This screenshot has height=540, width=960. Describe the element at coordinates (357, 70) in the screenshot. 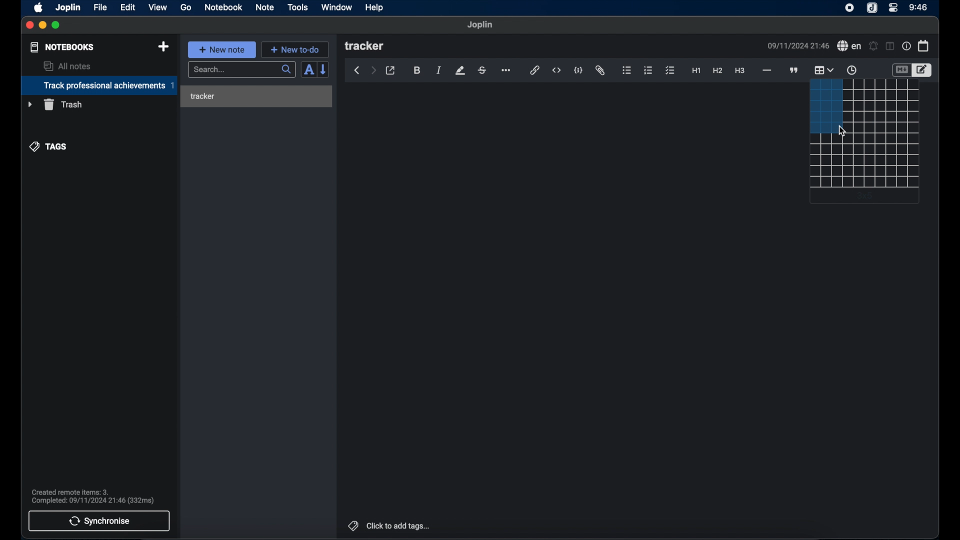

I see `back` at that location.